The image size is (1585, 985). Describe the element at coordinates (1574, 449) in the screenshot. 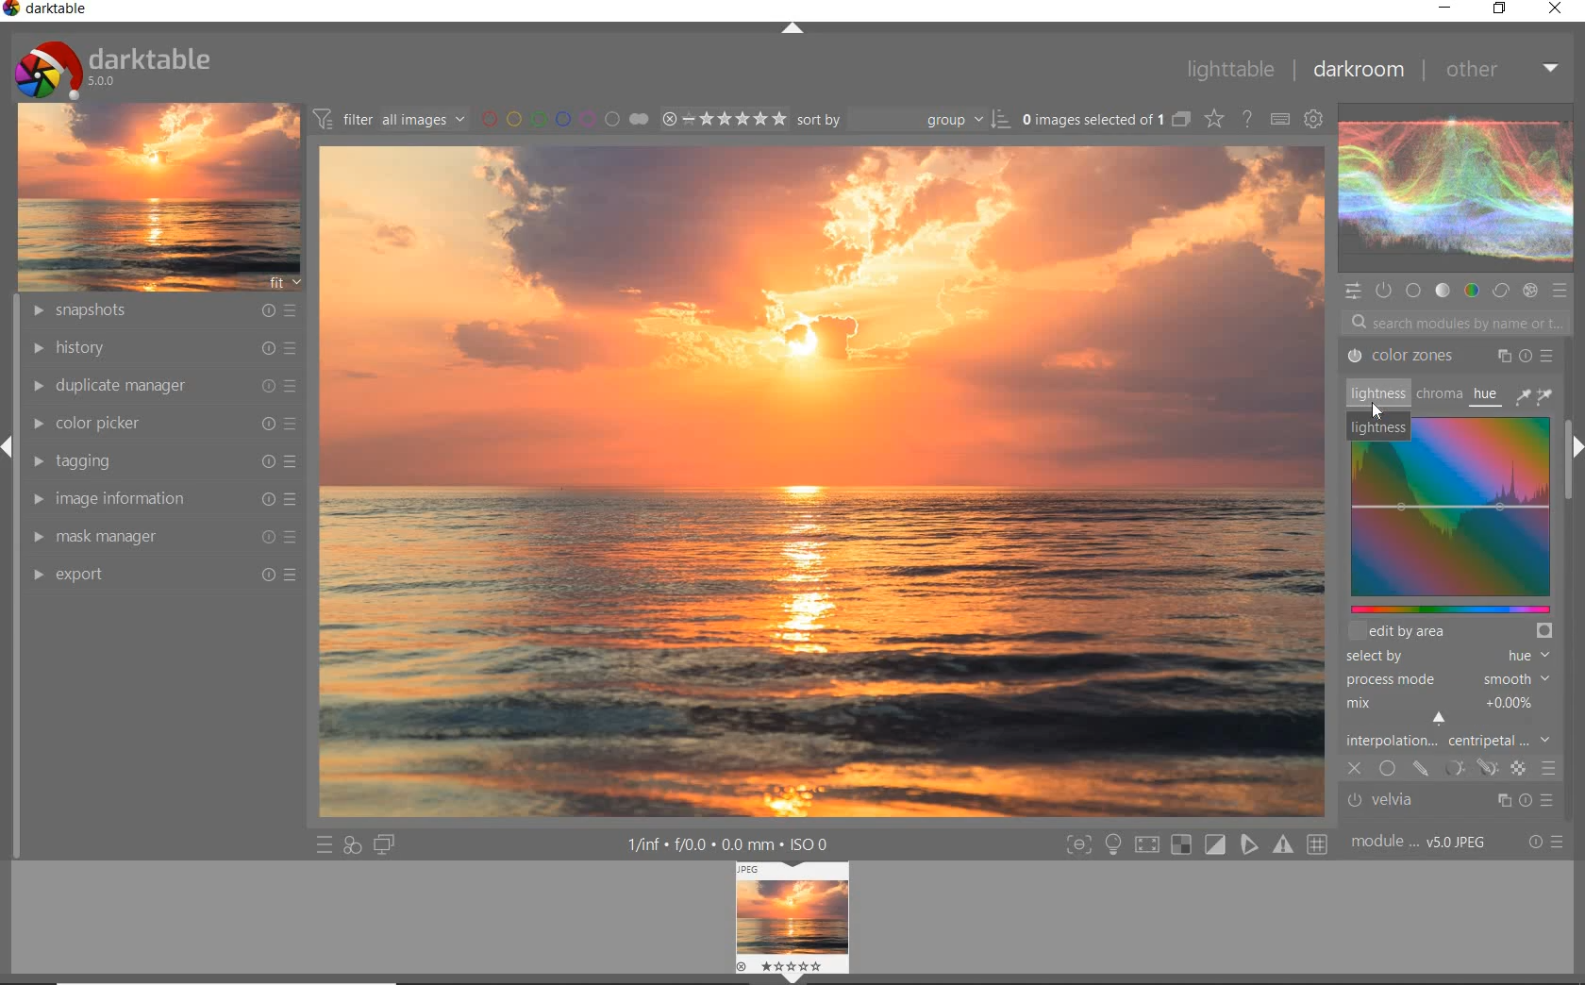

I see `EXPAND/COLLAPSE` at that location.